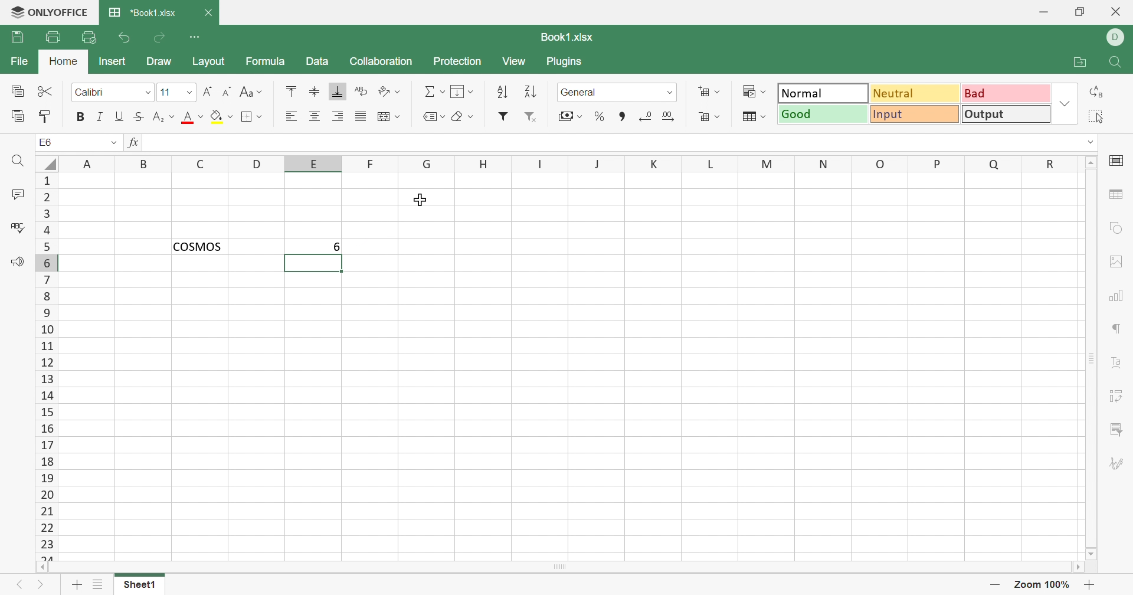  What do you see at coordinates (45, 367) in the screenshot?
I see `Row Number` at bounding box center [45, 367].